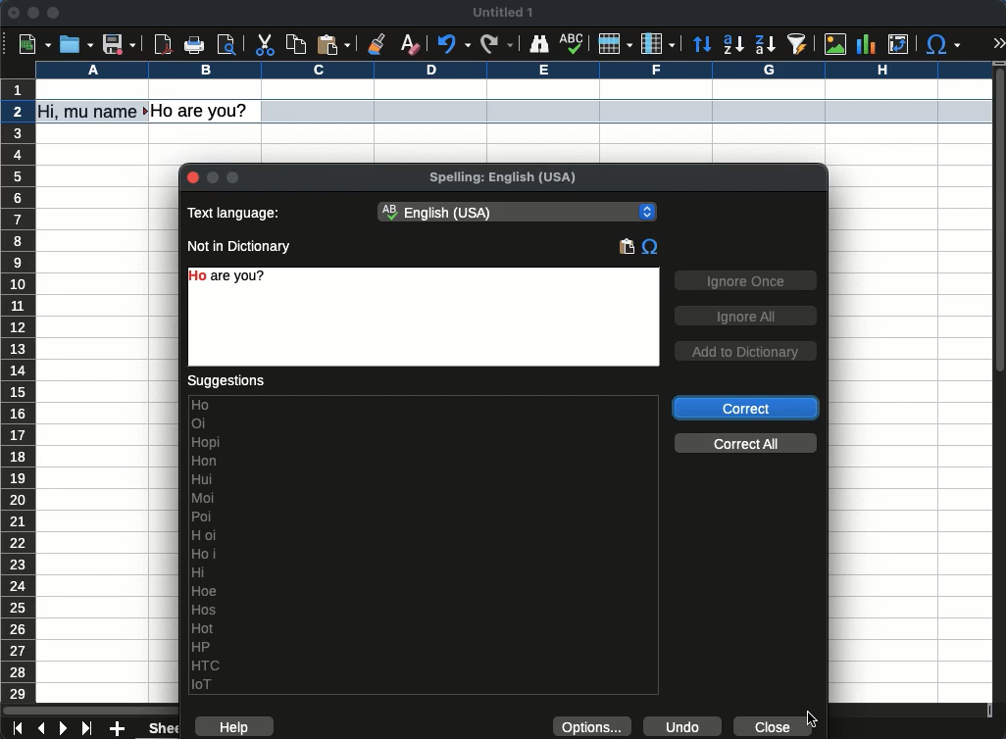  What do you see at coordinates (296, 45) in the screenshot?
I see `copy` at bounding box center [296, 45].